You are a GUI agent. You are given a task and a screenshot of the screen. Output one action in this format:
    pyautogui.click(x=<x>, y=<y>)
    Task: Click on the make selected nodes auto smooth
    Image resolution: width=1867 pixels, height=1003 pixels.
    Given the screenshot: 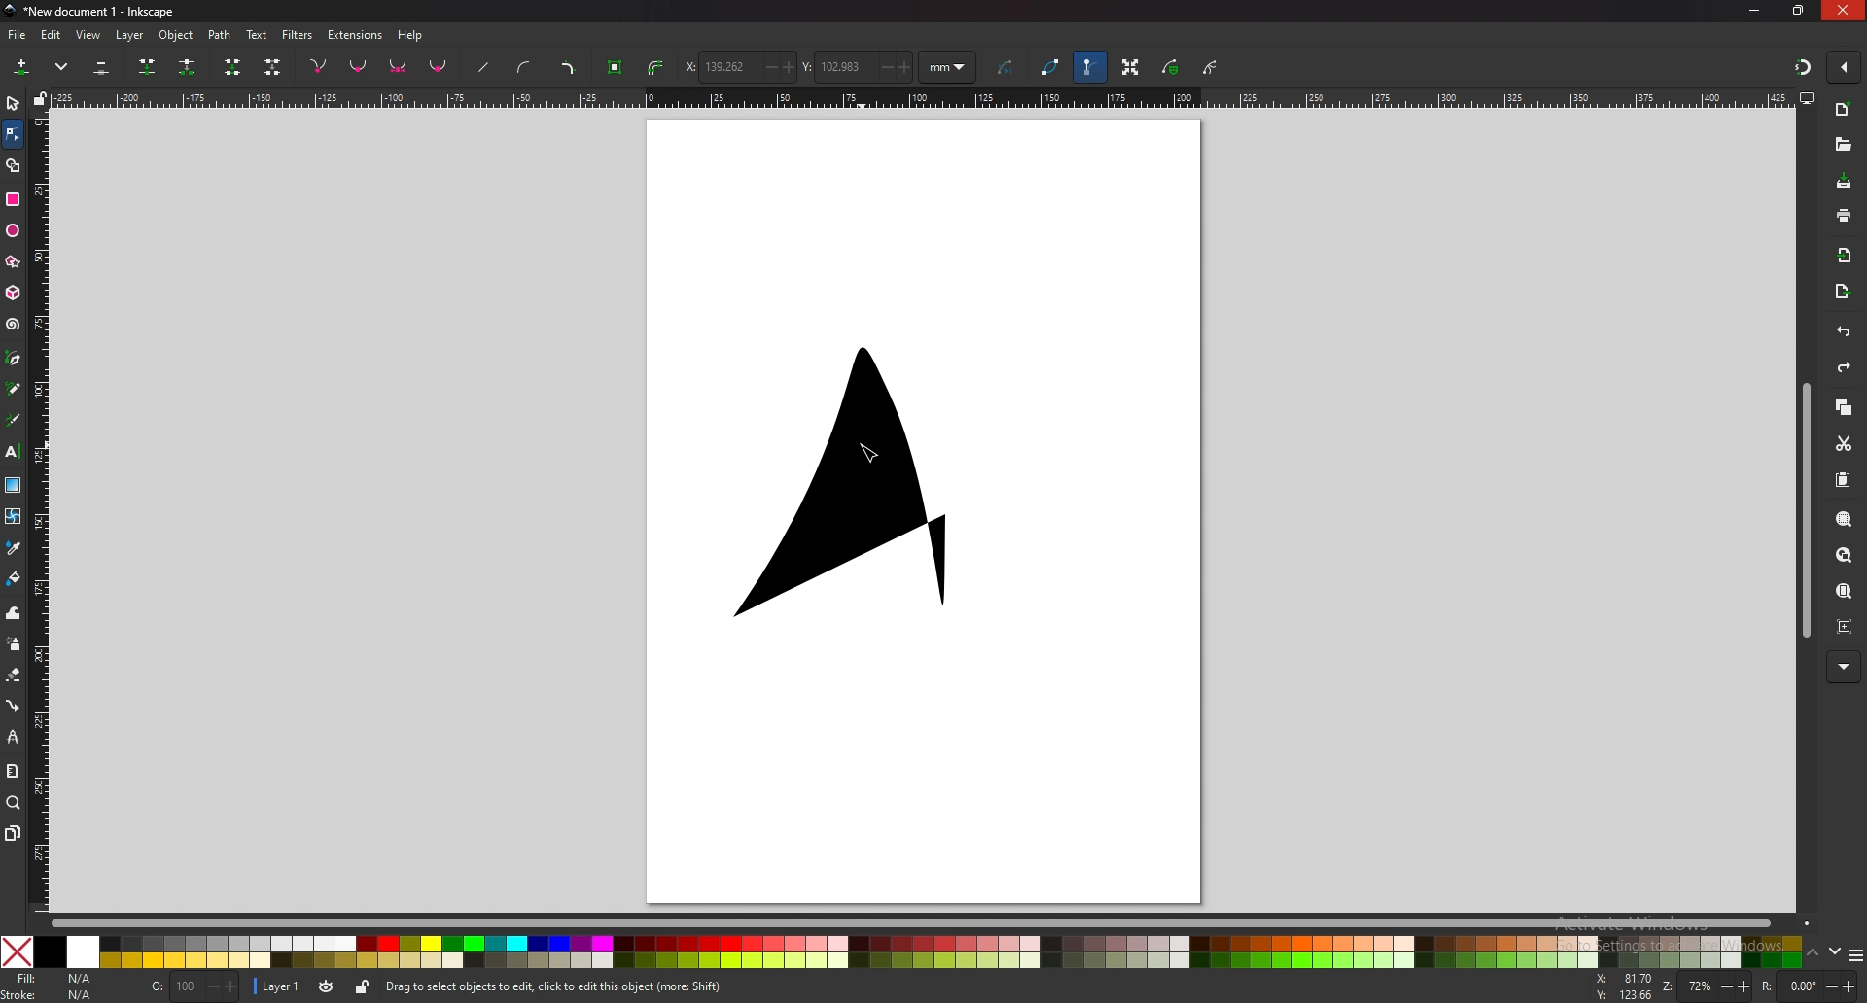 What is the action you would take?
    pyautogui.click(x=439, y=68)
    